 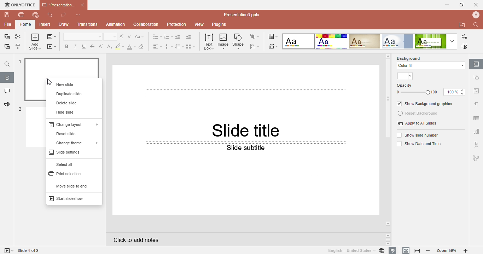 What do you see at coordinates (52, 37) in the screenshot?
I see `Change slide layout` at bounding box center [52, 37].